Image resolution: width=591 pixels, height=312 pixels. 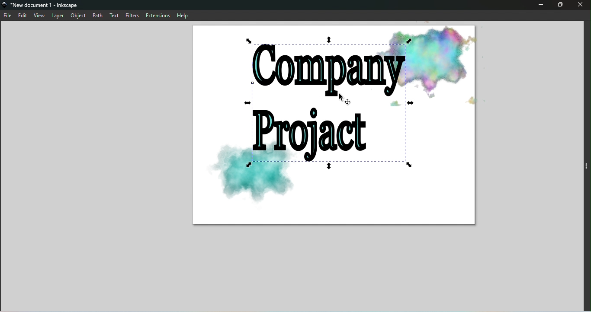 I want to click on Edit, so click(x=23, y=16).